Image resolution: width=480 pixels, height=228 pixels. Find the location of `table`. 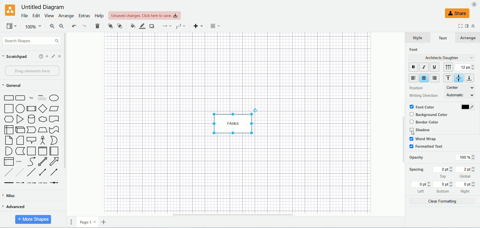

table is located at coordinates (216, 26).